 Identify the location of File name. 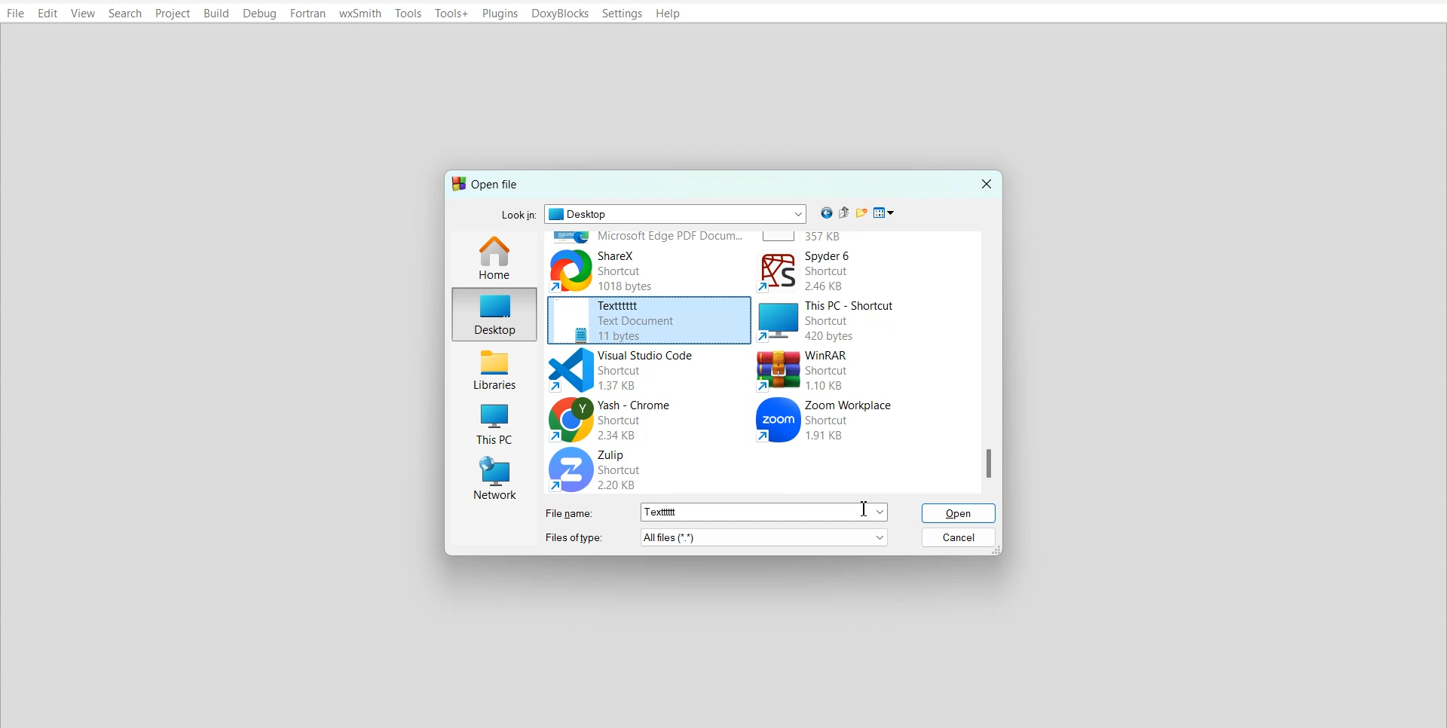
(572, 512).